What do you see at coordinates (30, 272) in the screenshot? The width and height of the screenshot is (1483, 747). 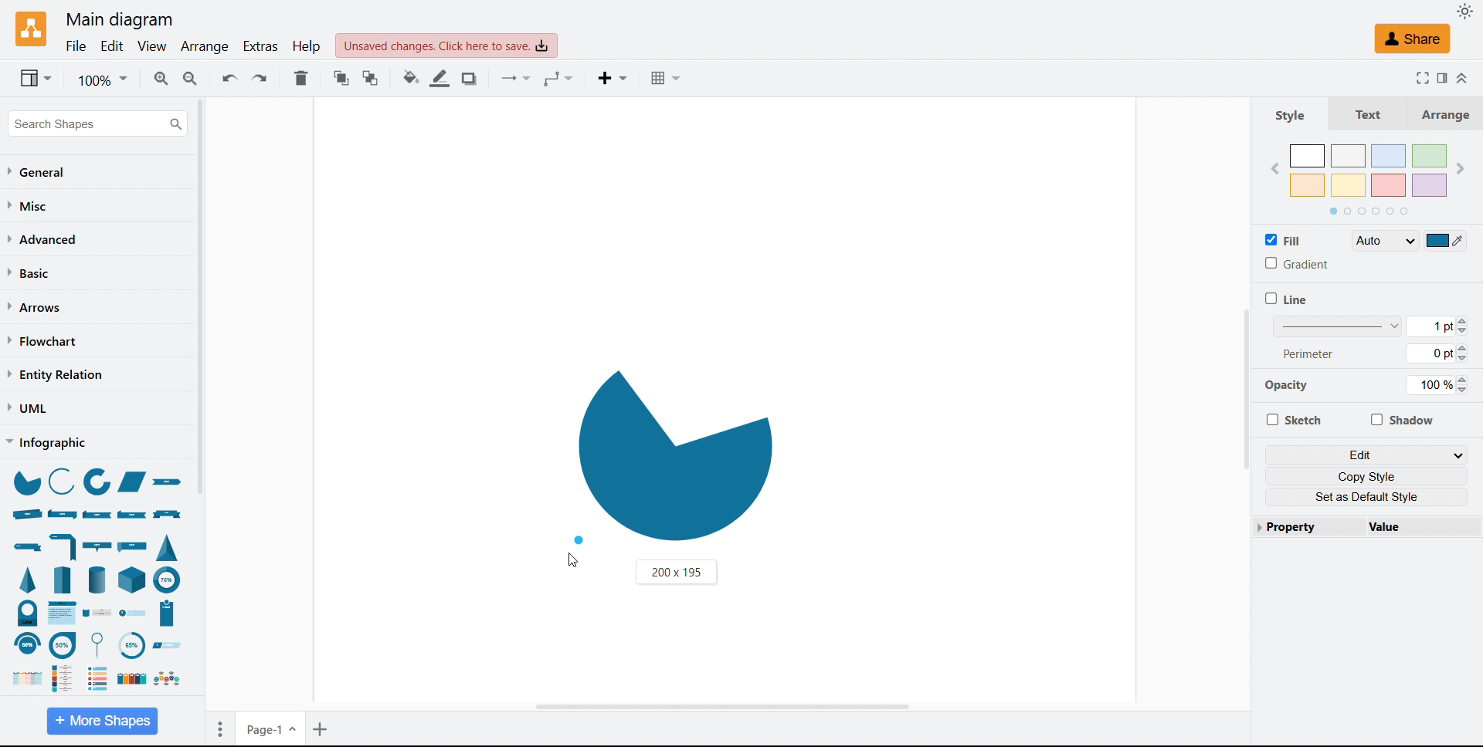 I see `Basic ` at bounding box center [30, 272].